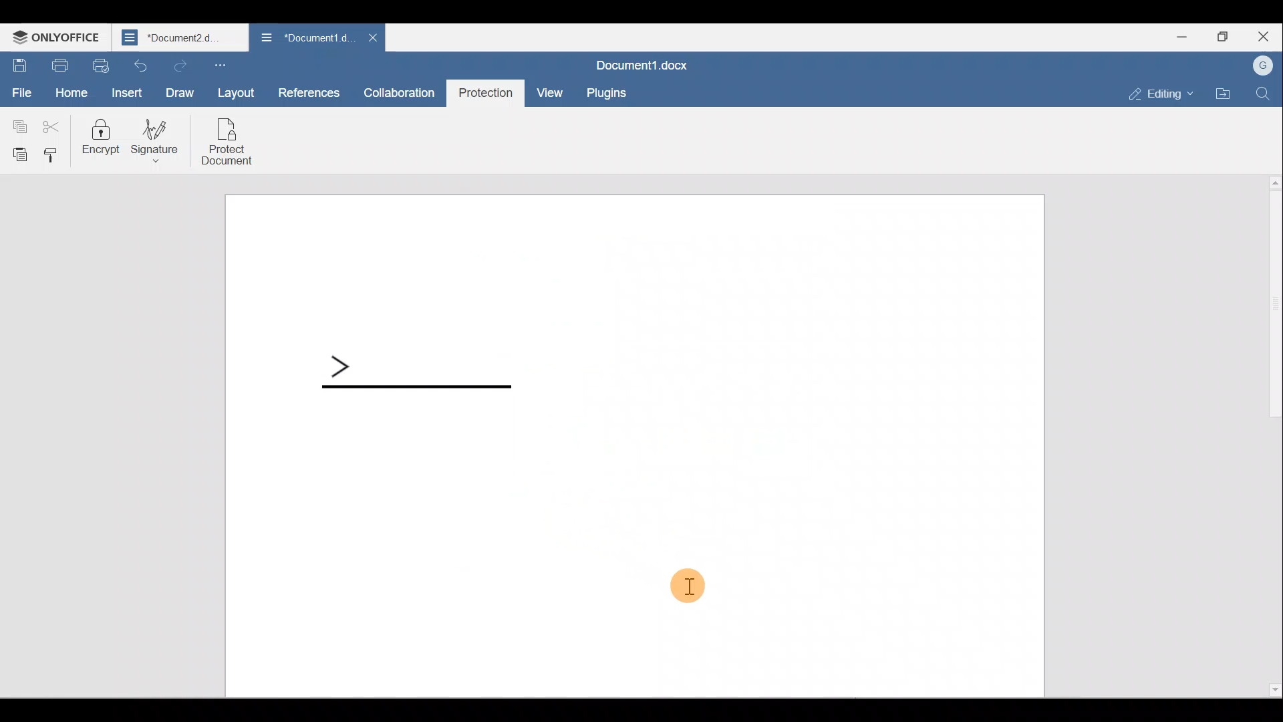 This screenshot has height=722, width=1283. I want to click on Maximize, so click(1222, 33).